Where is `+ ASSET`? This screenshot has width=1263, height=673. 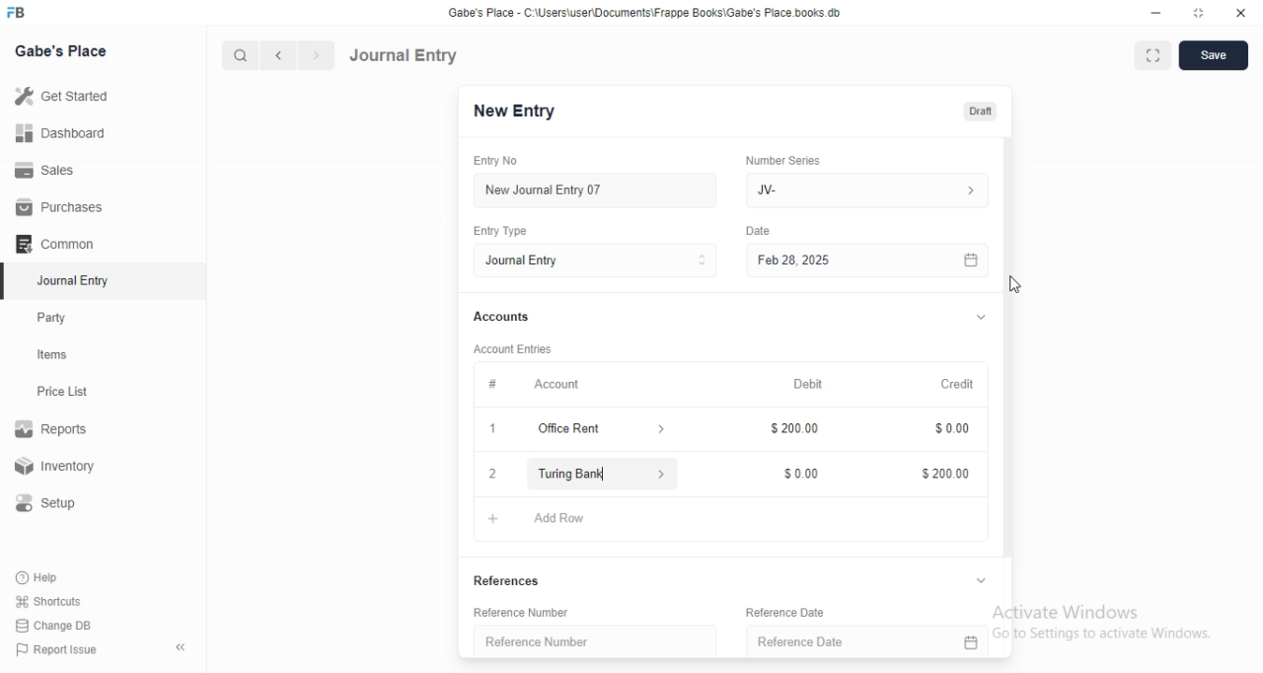 + ASSET is located at coordinates (561, 521).